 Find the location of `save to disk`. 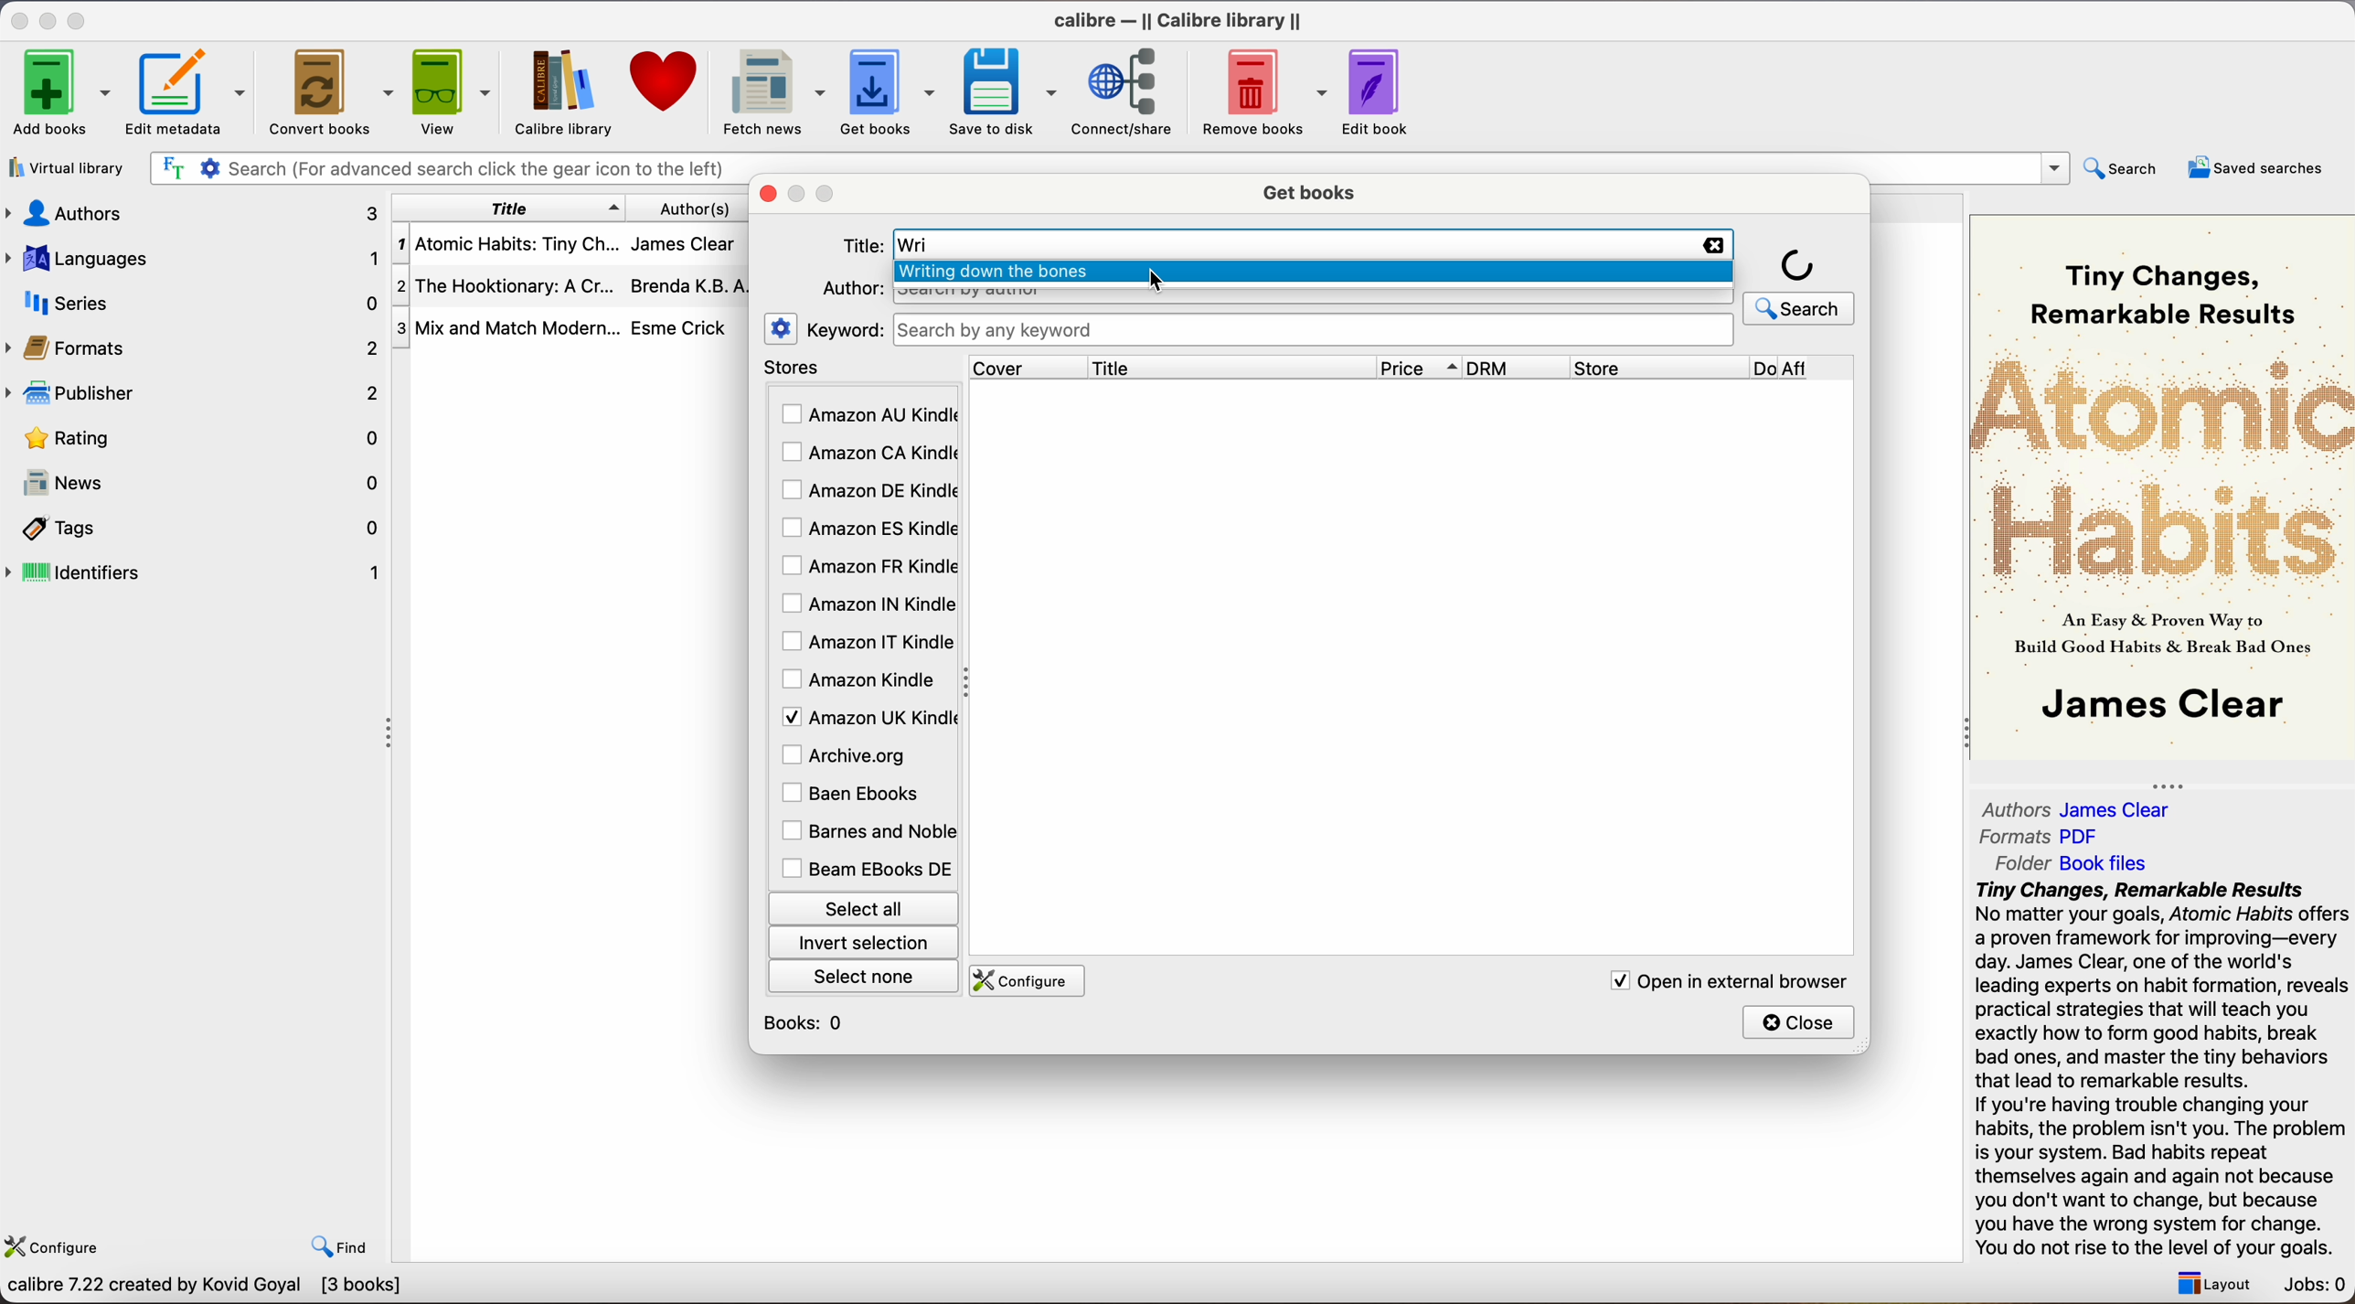

save to disk is located at coordinates (1004, 92).